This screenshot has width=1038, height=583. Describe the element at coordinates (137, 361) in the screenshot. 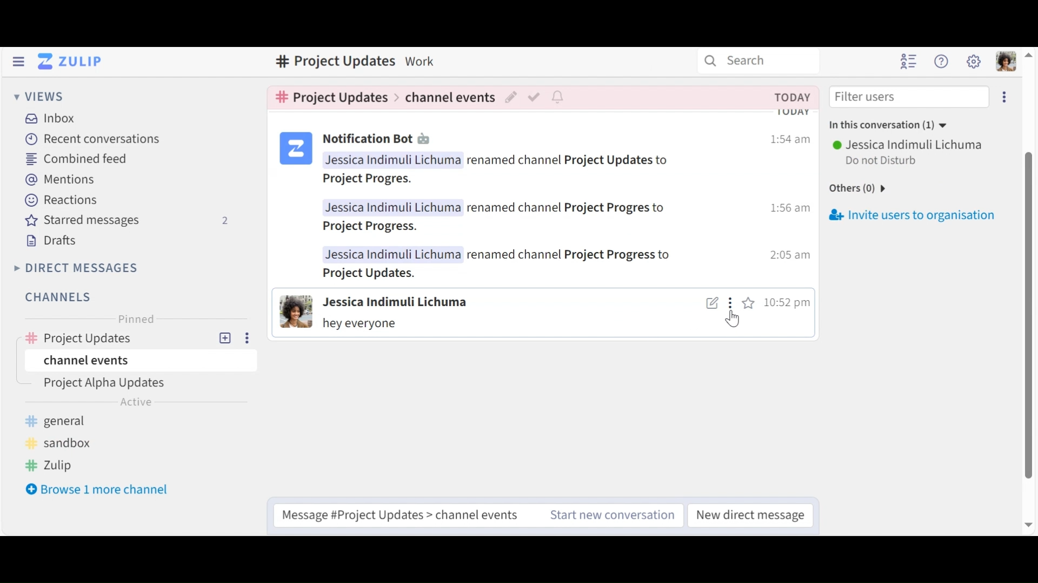

I see `Channel events` at that location.